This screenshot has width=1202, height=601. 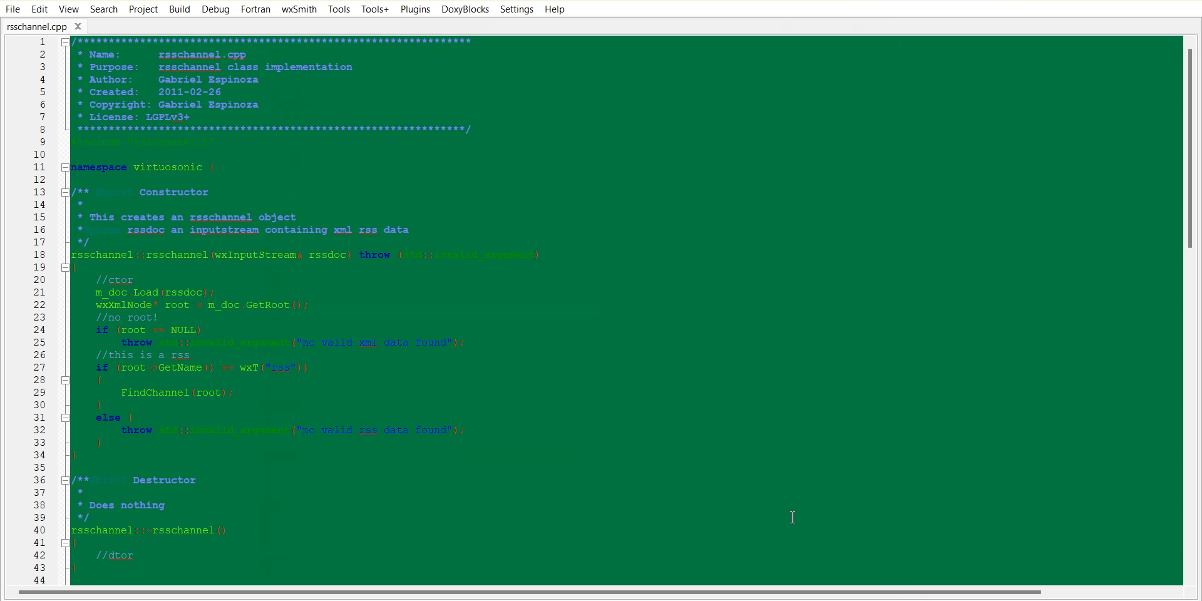 What do you see at coordinates (555, 9) in the screenshot?
I see `Help` at bounding box center [555, 9].